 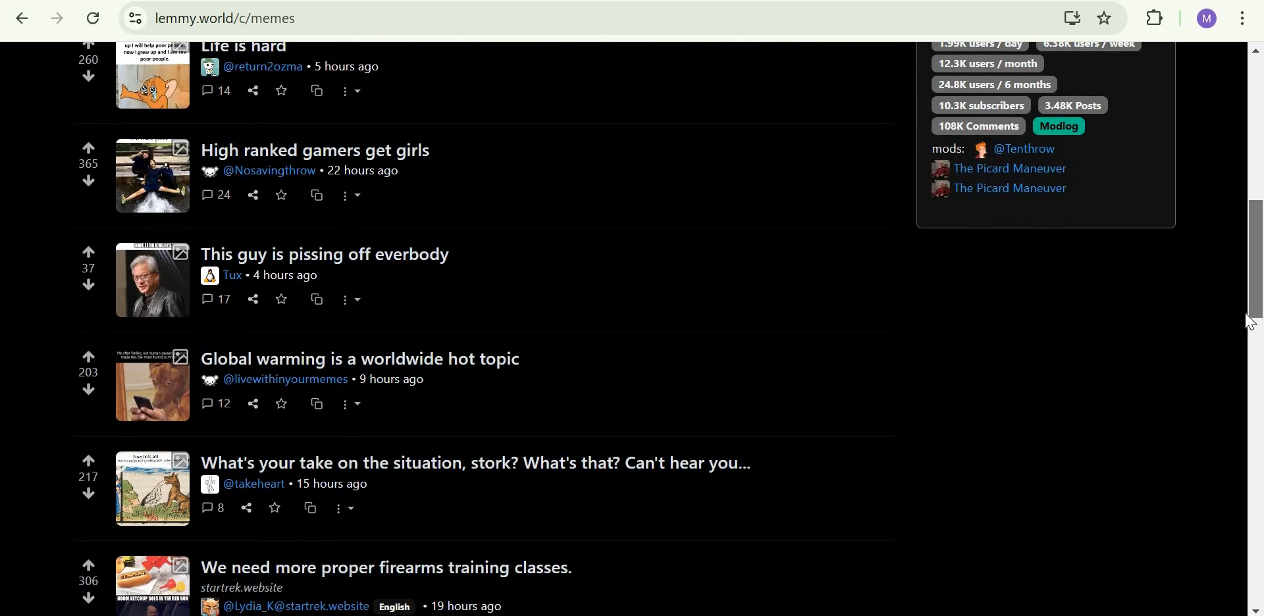 What do you see at coordinates (88, 495) in the screenshot?
I see `downvote` at bounding box center [88, 495].